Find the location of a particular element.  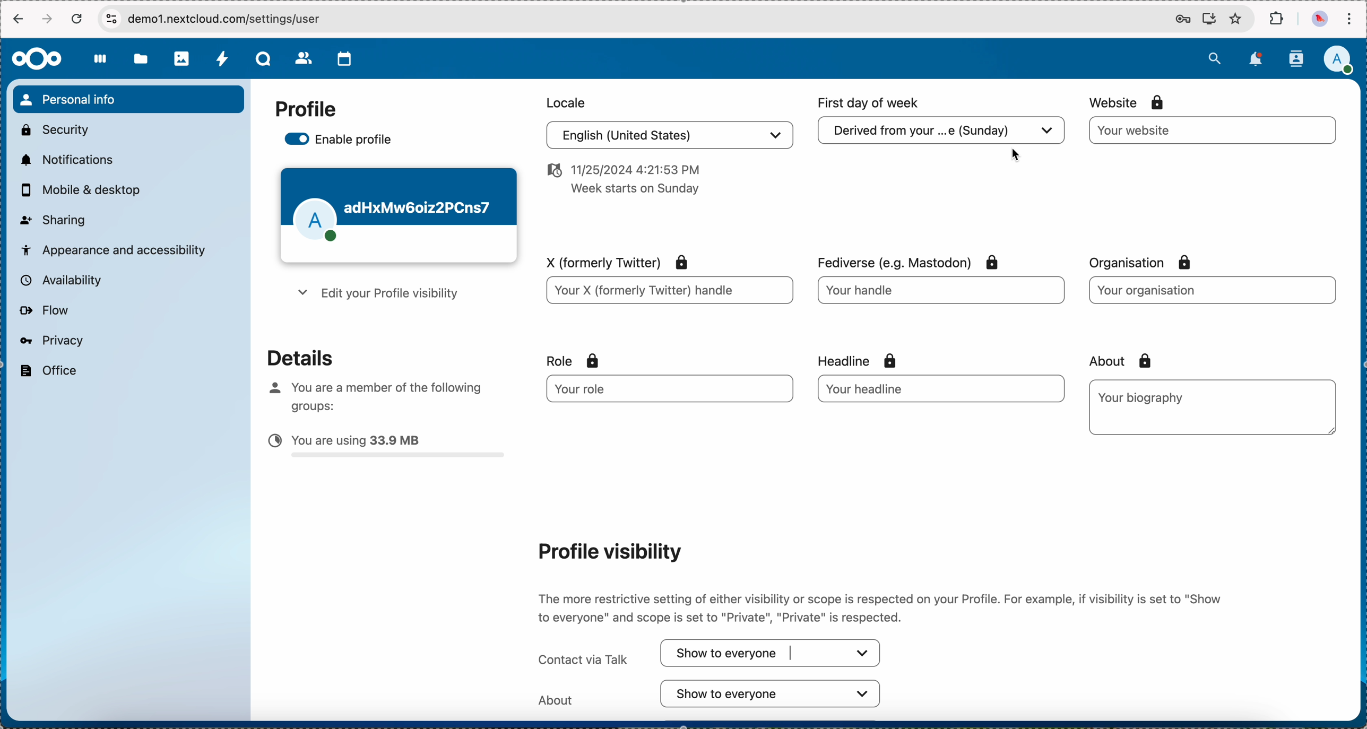

Nextcloud logo is located at coordinates (36, 58).